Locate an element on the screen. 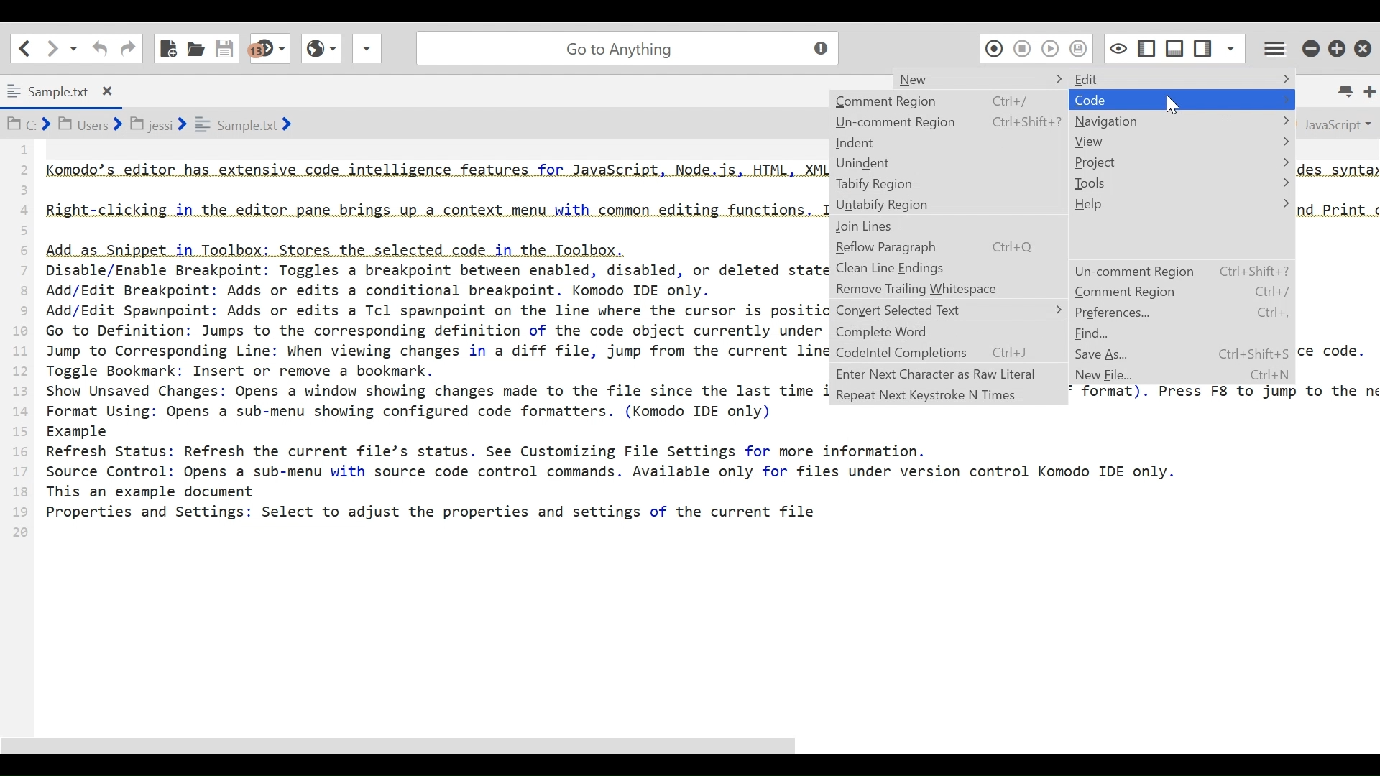  Save As is located at coordinates (1110, 354).